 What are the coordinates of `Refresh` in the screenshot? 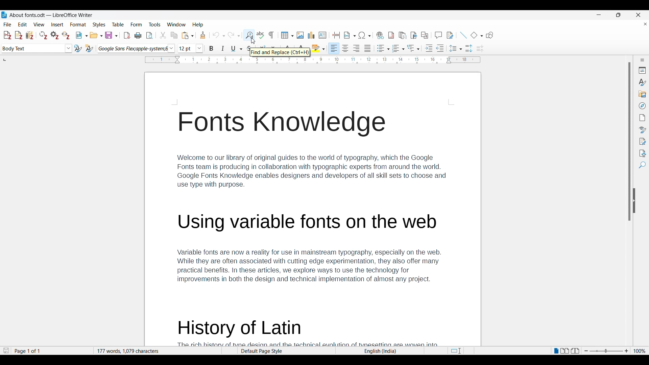 It's located at (43, 35).